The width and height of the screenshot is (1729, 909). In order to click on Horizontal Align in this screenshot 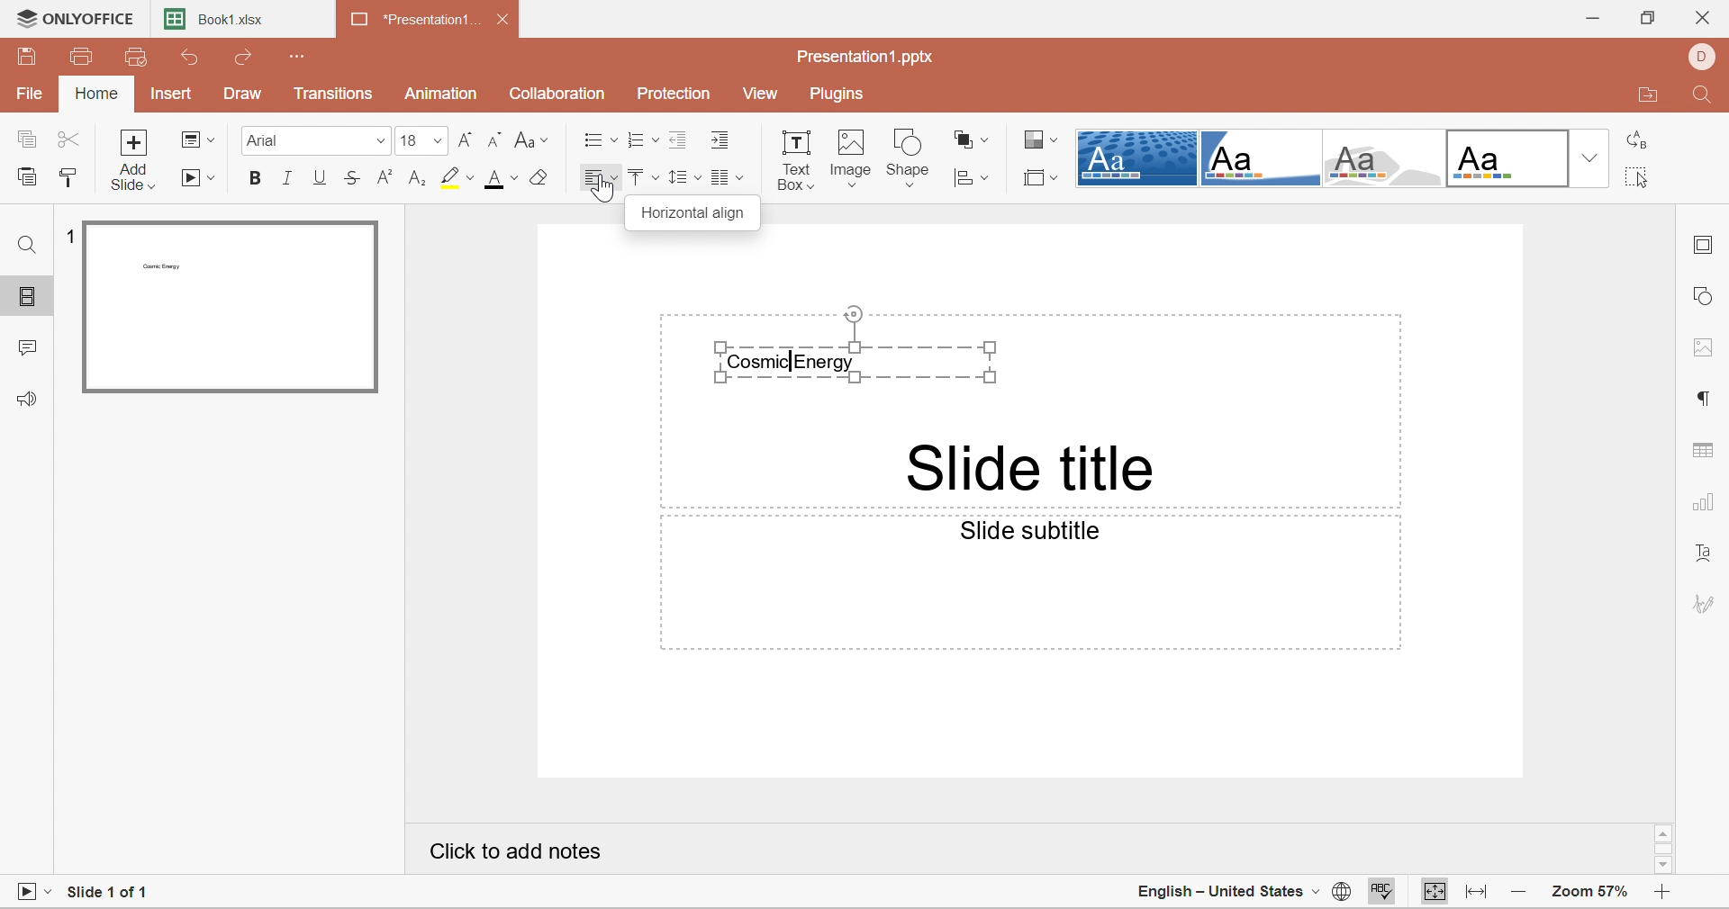, I will do `click(698, 213)`.